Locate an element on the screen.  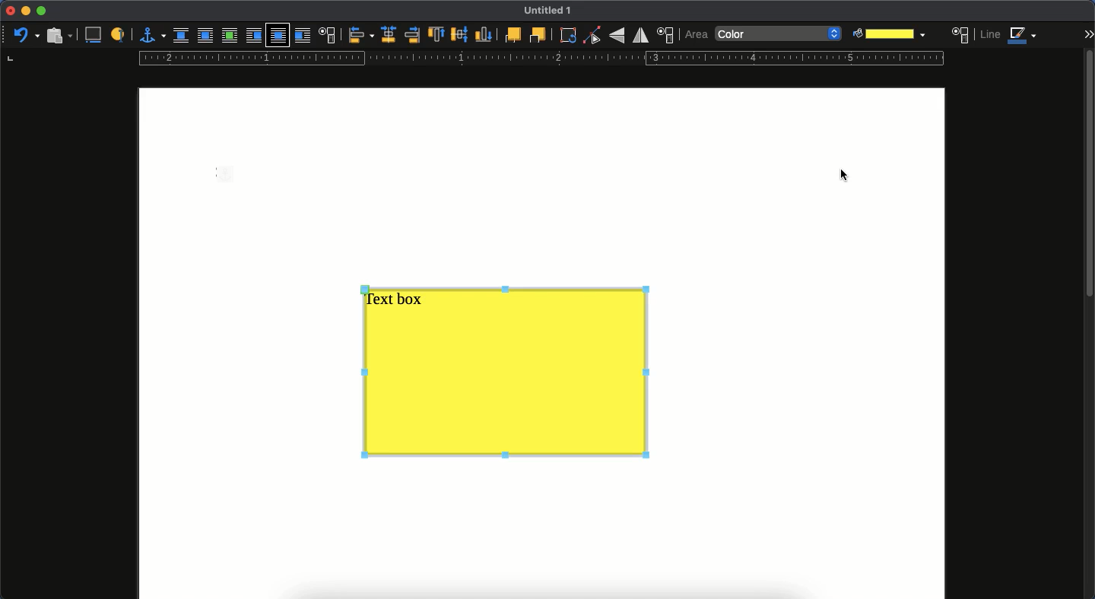
back one is located at coordinates (538, 36).